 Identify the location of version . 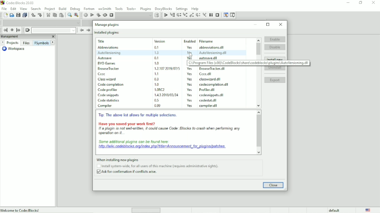
(156, 84).